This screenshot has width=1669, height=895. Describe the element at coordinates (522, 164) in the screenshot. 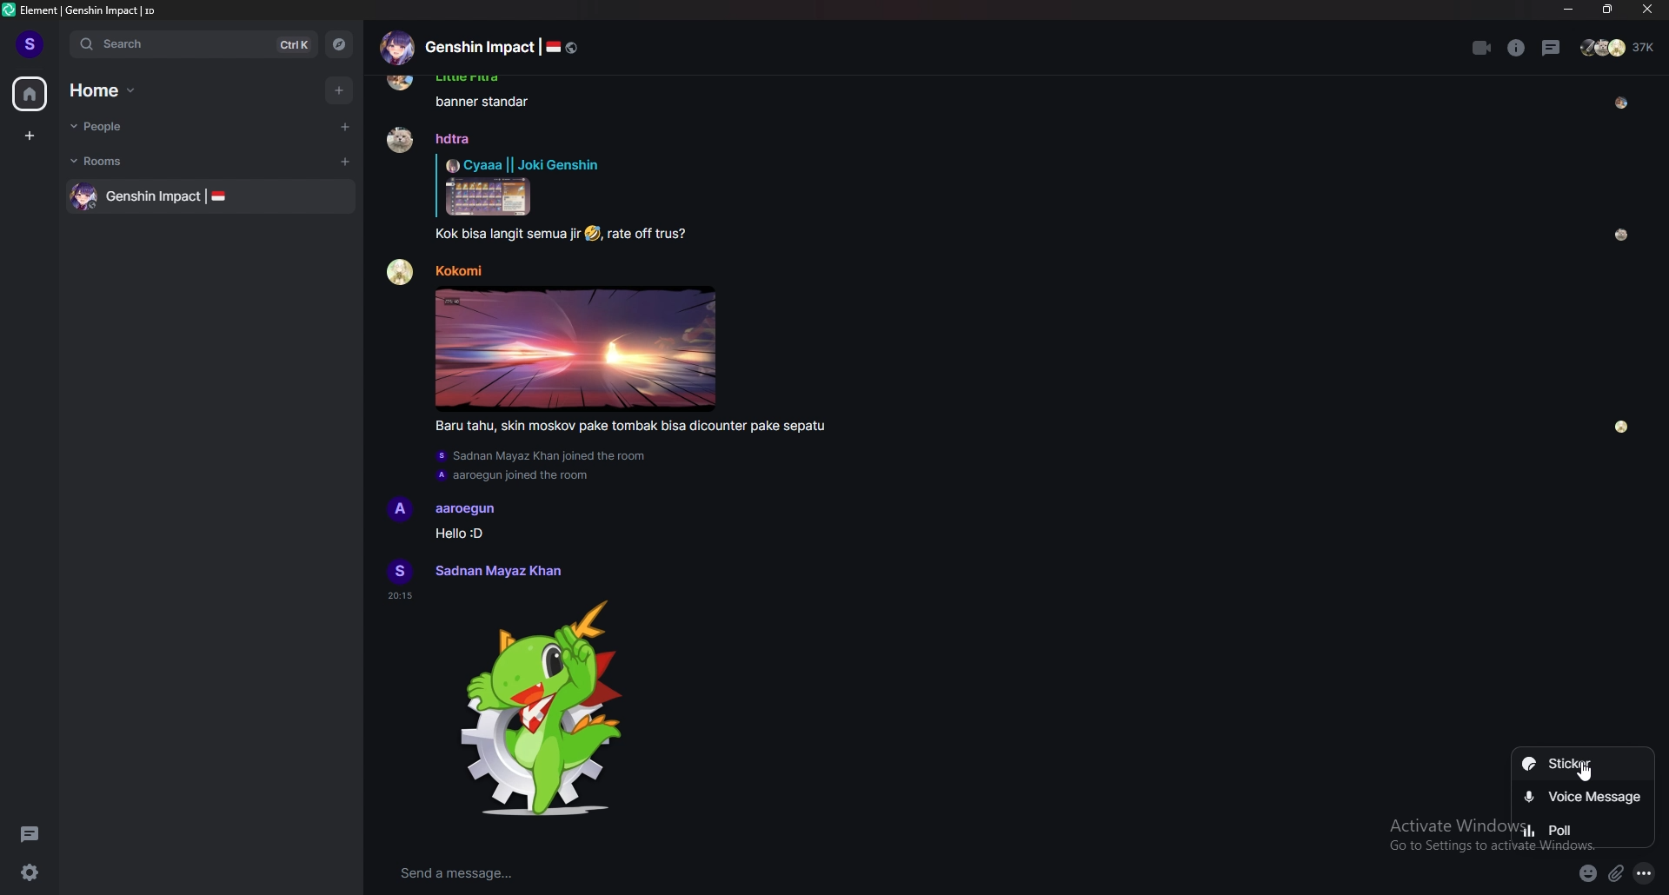

I see `Cyaaa || Joki Genshin` at that location.